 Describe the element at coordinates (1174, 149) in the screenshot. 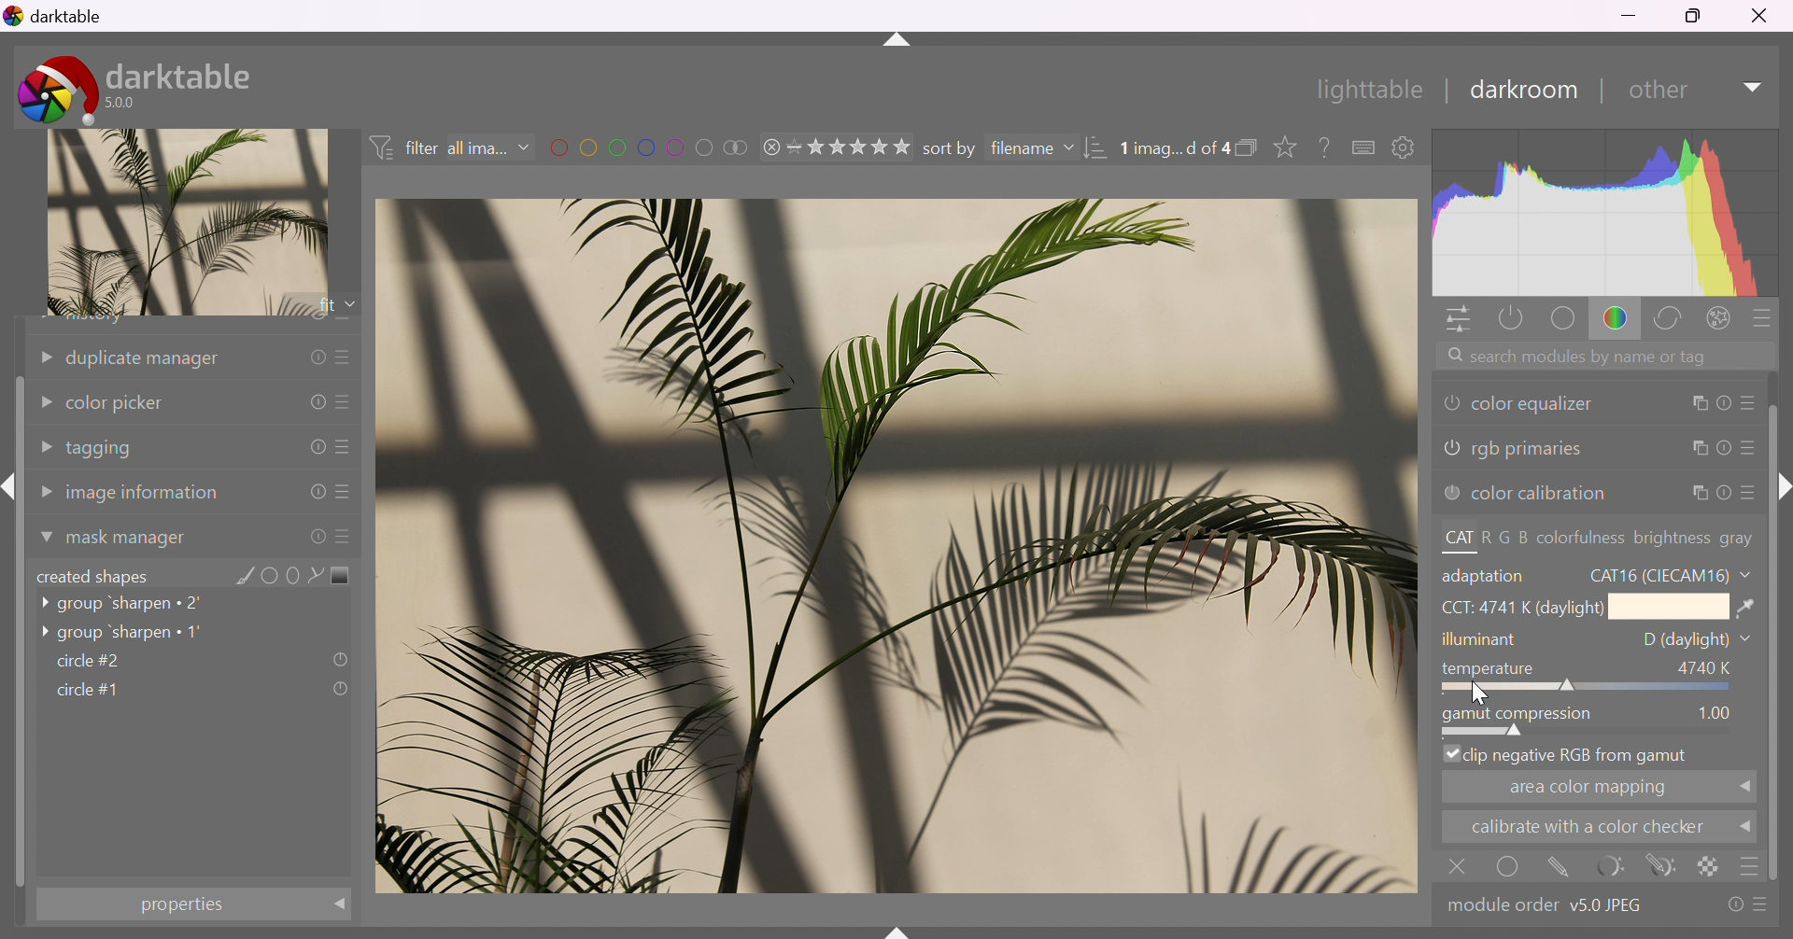

I see `1 image selected of 4` at that location.